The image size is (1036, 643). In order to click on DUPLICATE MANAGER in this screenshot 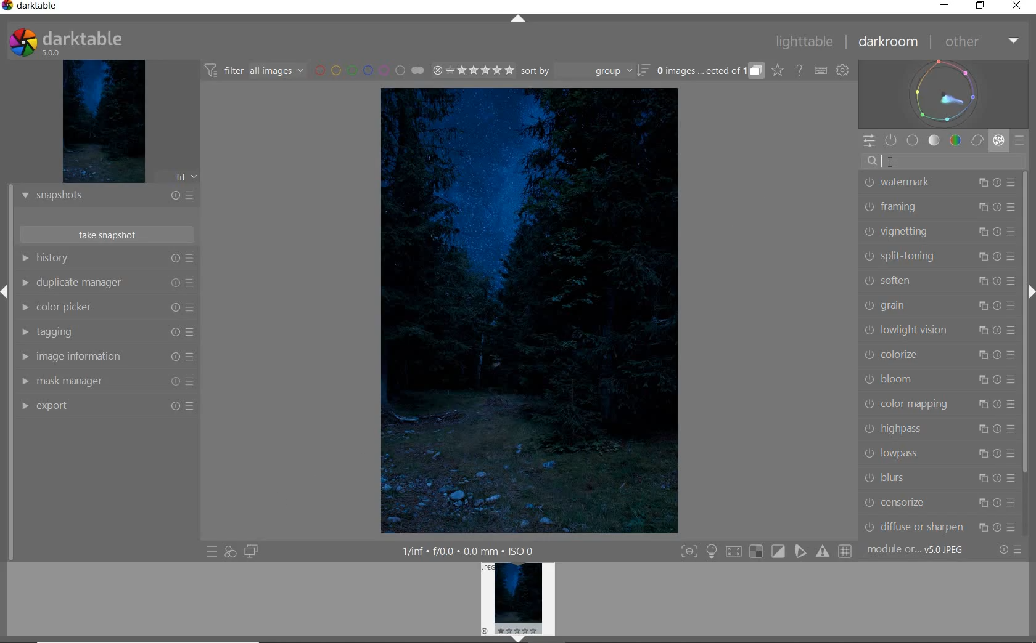, I will do `click(106, 283)`.